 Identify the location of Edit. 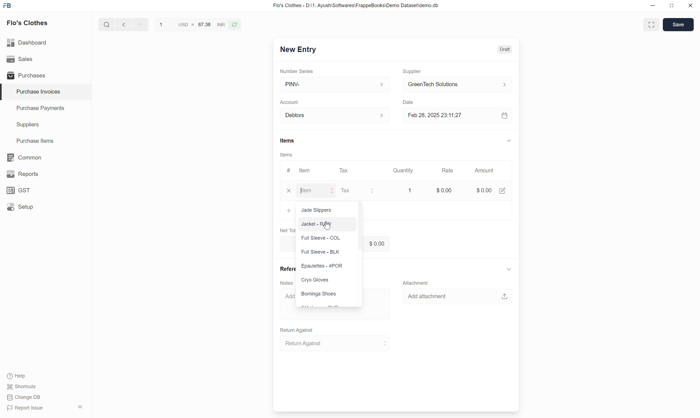
(502, 191).